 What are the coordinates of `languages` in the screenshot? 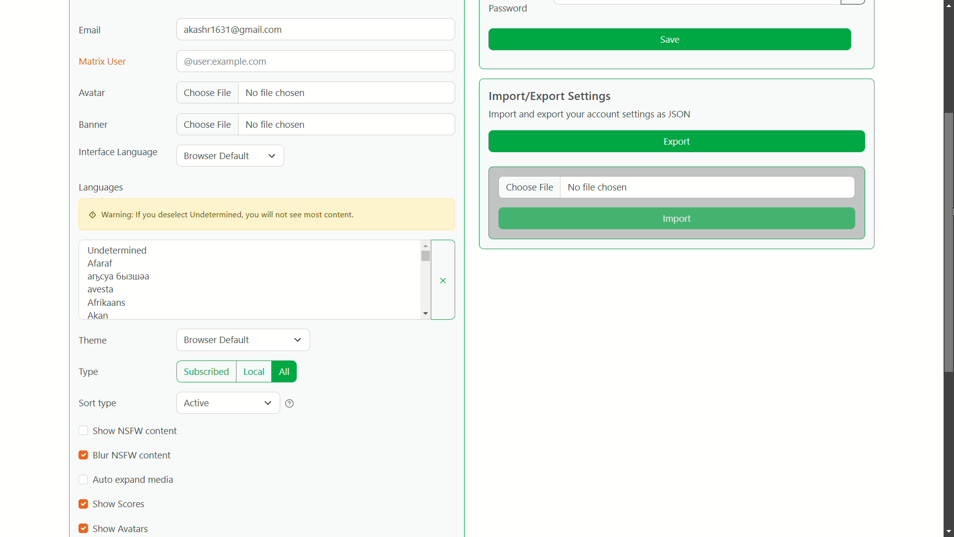 It's located at (102, 187).